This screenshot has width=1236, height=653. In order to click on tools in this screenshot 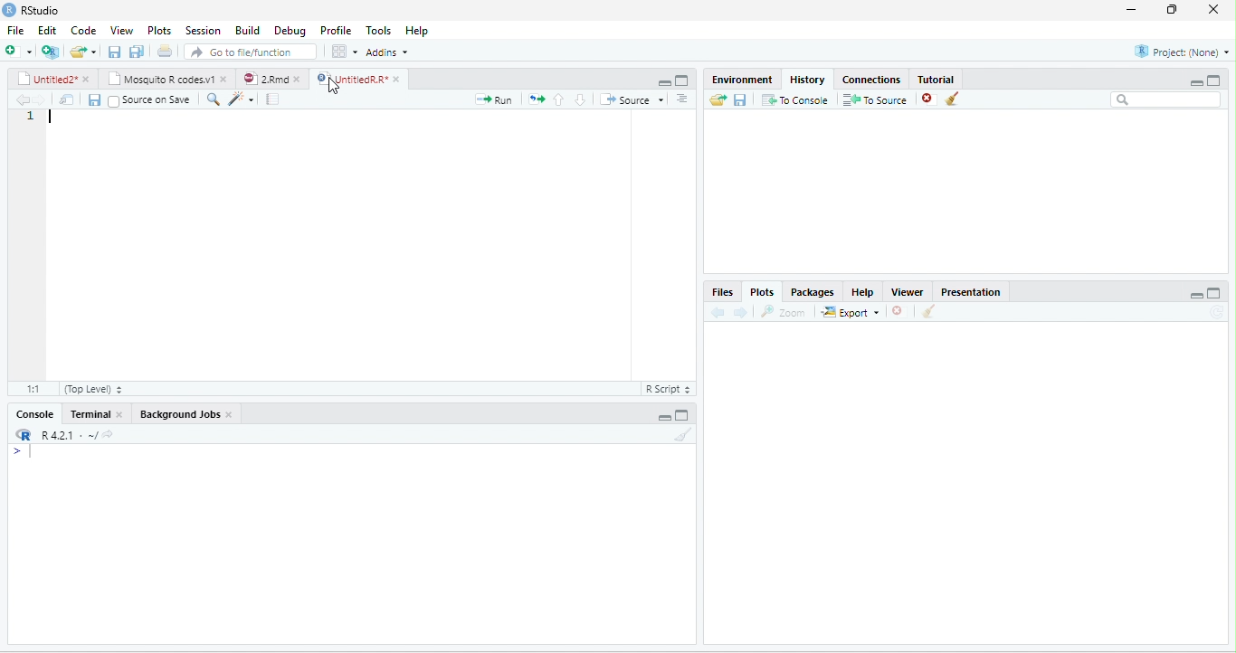, I will do `click(378, 28)`.